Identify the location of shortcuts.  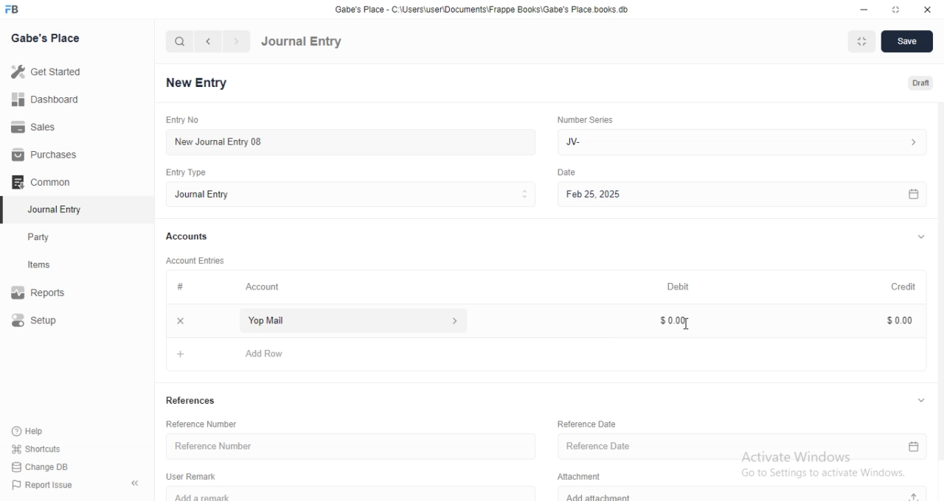
(46, 448).